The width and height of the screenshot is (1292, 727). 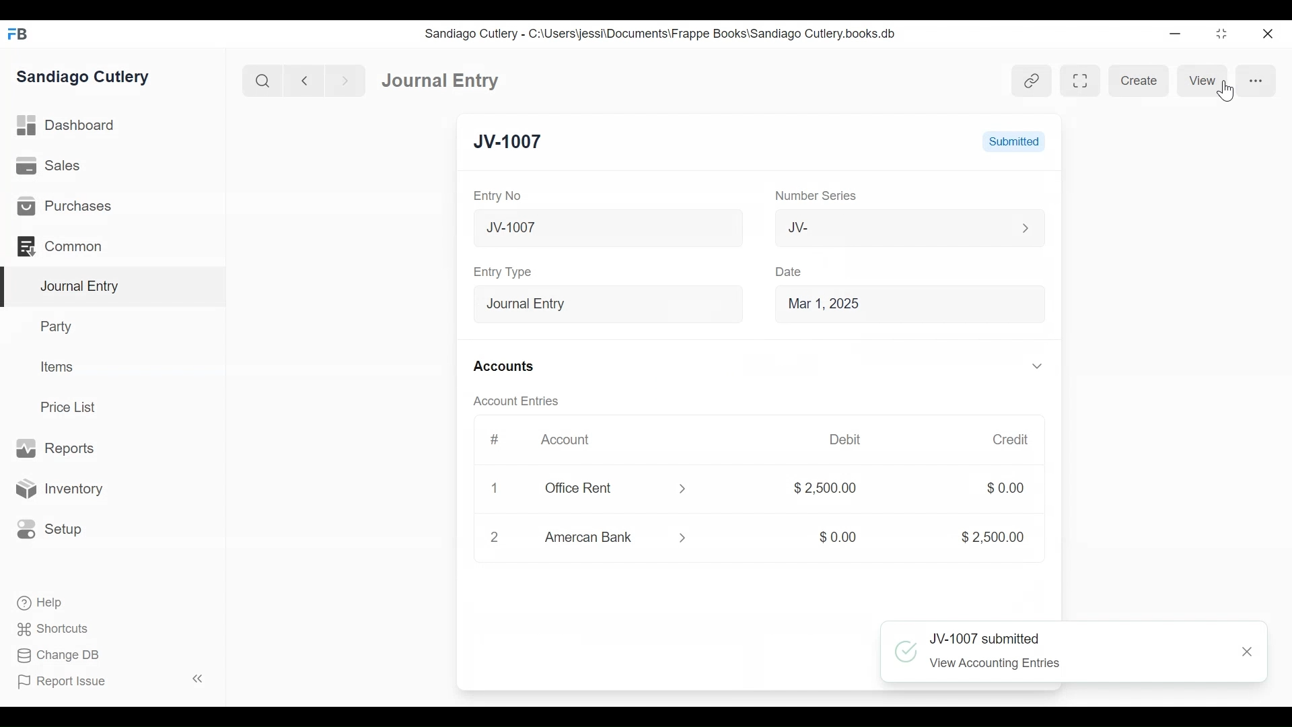 I want to click on close, so click(x=1244, y=653).